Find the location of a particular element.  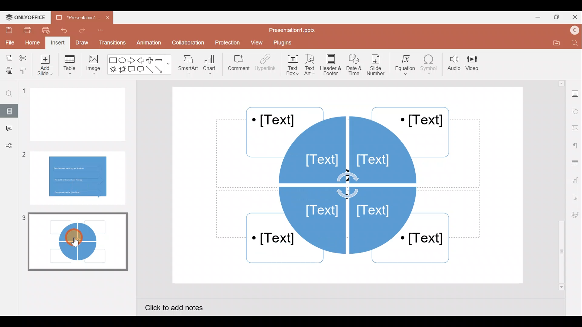

Cut is located at coordinates (23, 57).